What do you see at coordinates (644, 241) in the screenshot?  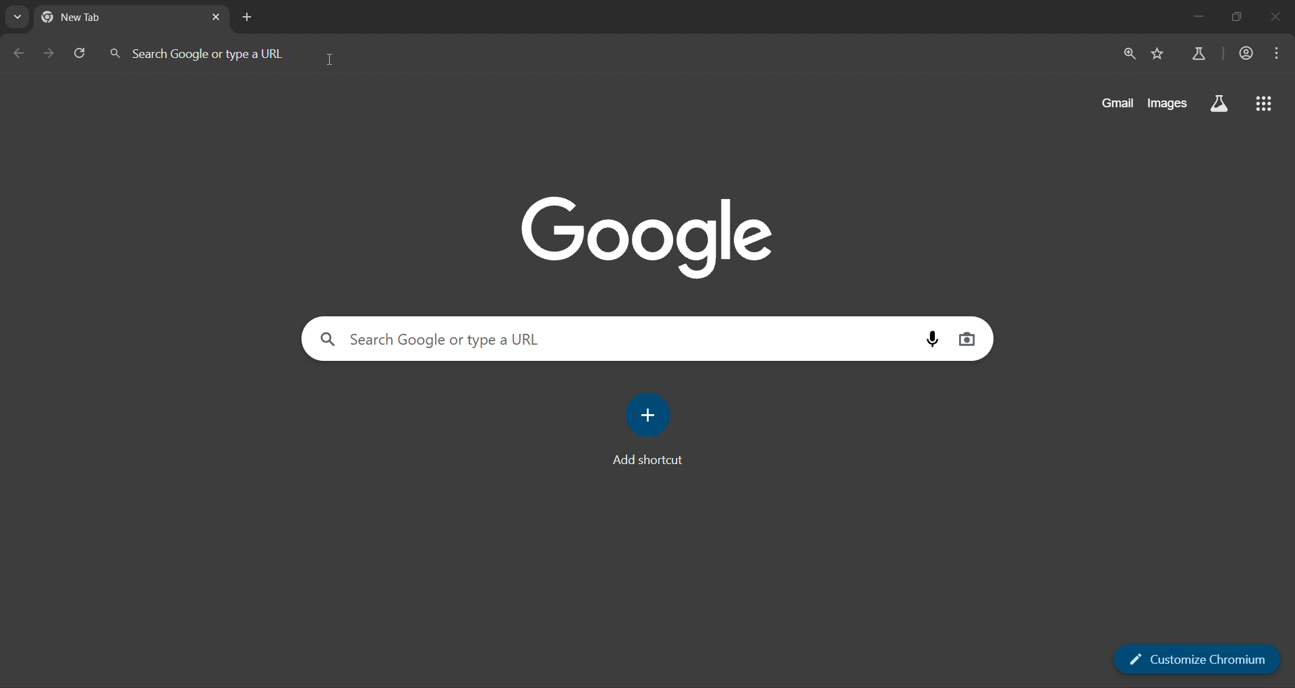 I see `google` at bounding box center [644, 241].